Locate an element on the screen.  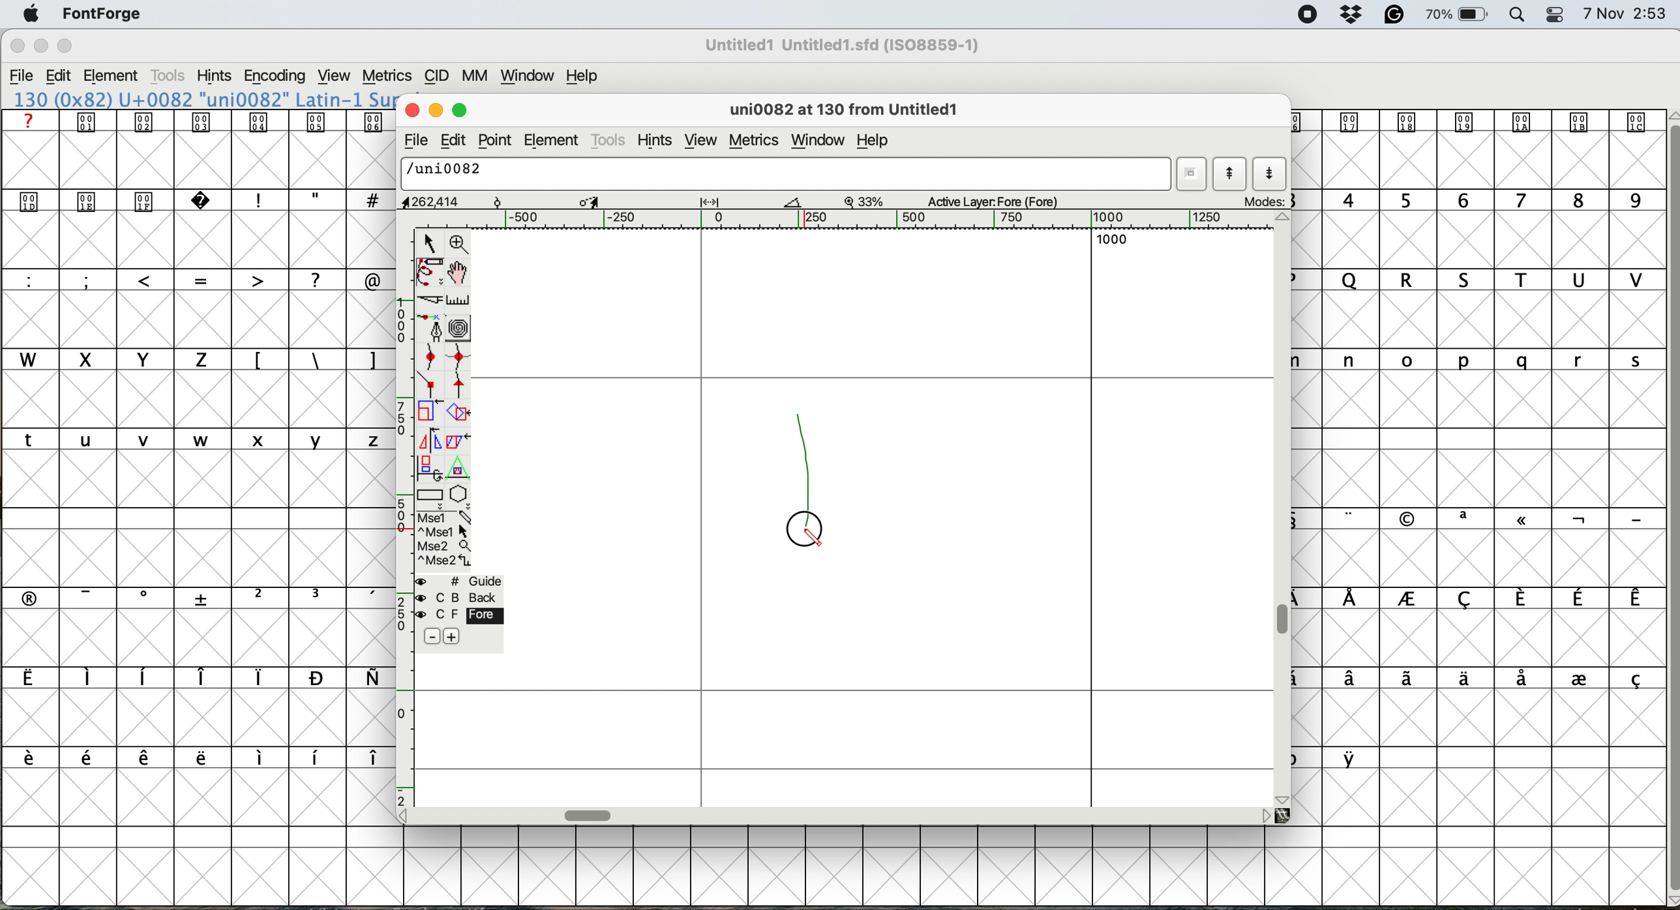
element is located at coordinates (118, 76).